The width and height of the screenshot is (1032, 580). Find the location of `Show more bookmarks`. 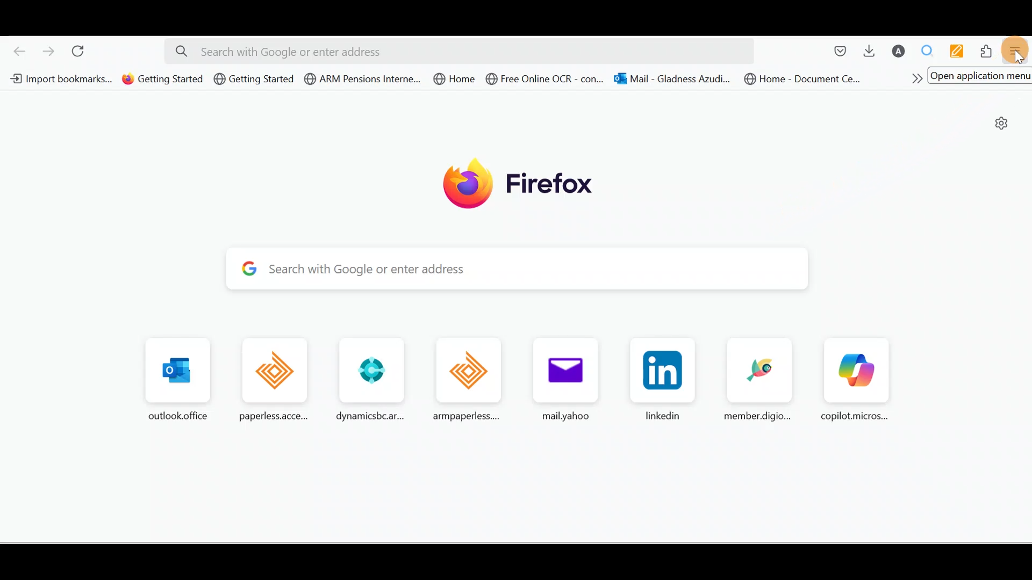

Show more bookmarks is located at coordinates (913, 77).